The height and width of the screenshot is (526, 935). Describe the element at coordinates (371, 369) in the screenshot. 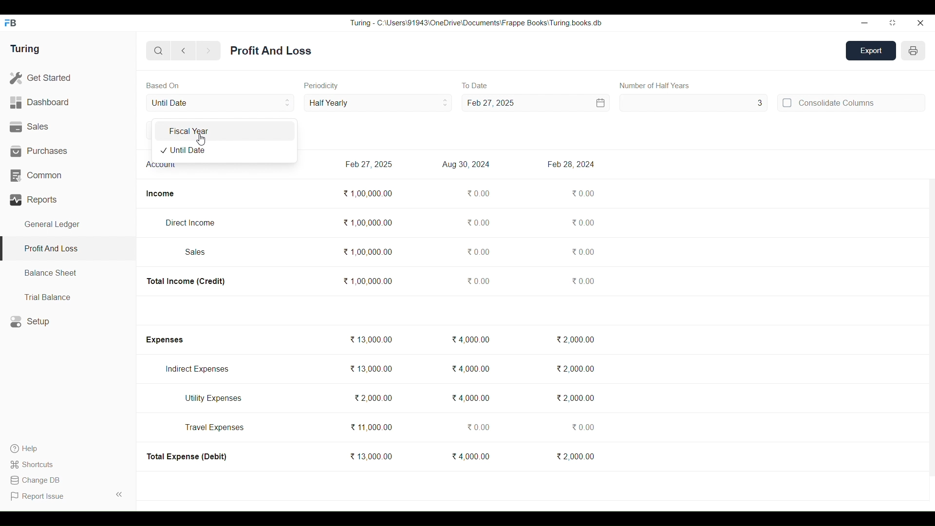

I see `13,000.00` at that location.